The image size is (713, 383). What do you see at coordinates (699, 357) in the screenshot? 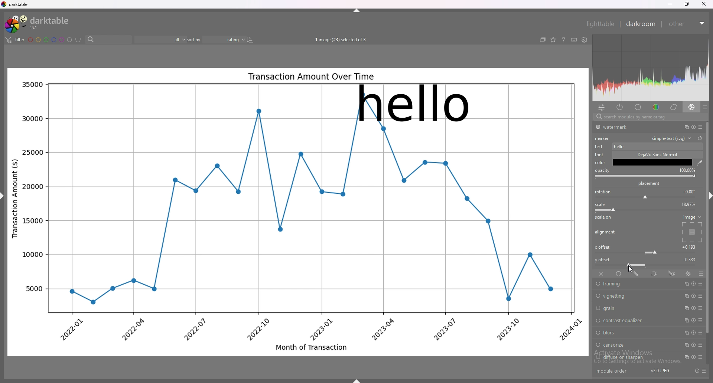
I see `presets` at bounding box center [699, 357].